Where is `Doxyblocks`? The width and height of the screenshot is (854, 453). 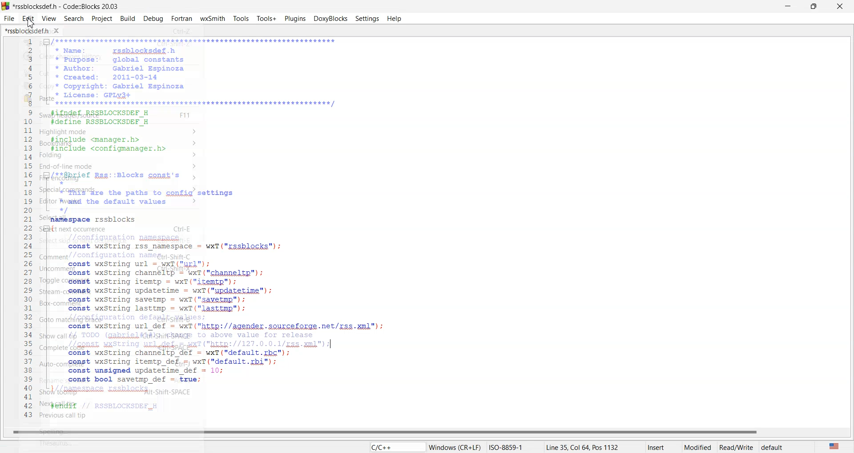
Doxyblocks is located at coordinates (330, 18).